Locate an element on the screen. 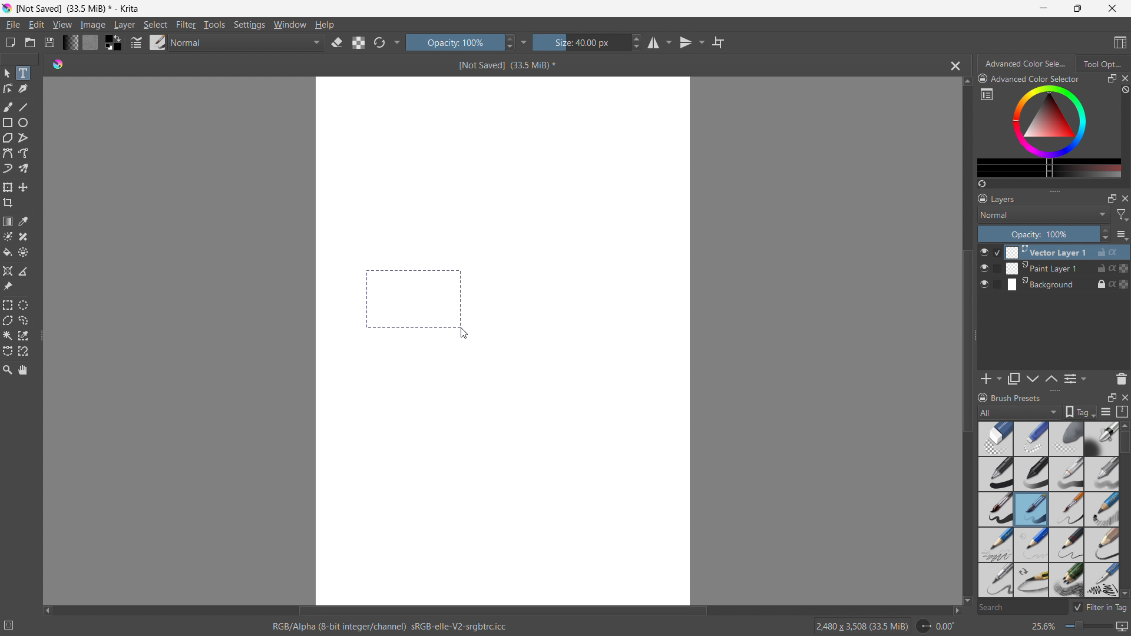 The width and height of the screenshot is (1131, 636). reload original preset is located at coordinates (379, 42).